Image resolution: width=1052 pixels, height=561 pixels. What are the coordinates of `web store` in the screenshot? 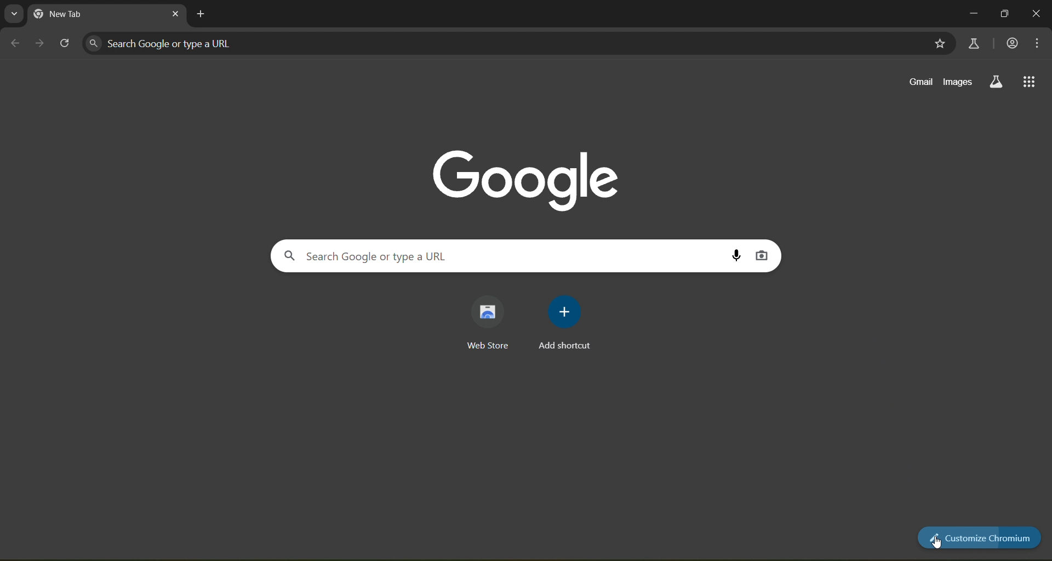 It's located at (489, 323).